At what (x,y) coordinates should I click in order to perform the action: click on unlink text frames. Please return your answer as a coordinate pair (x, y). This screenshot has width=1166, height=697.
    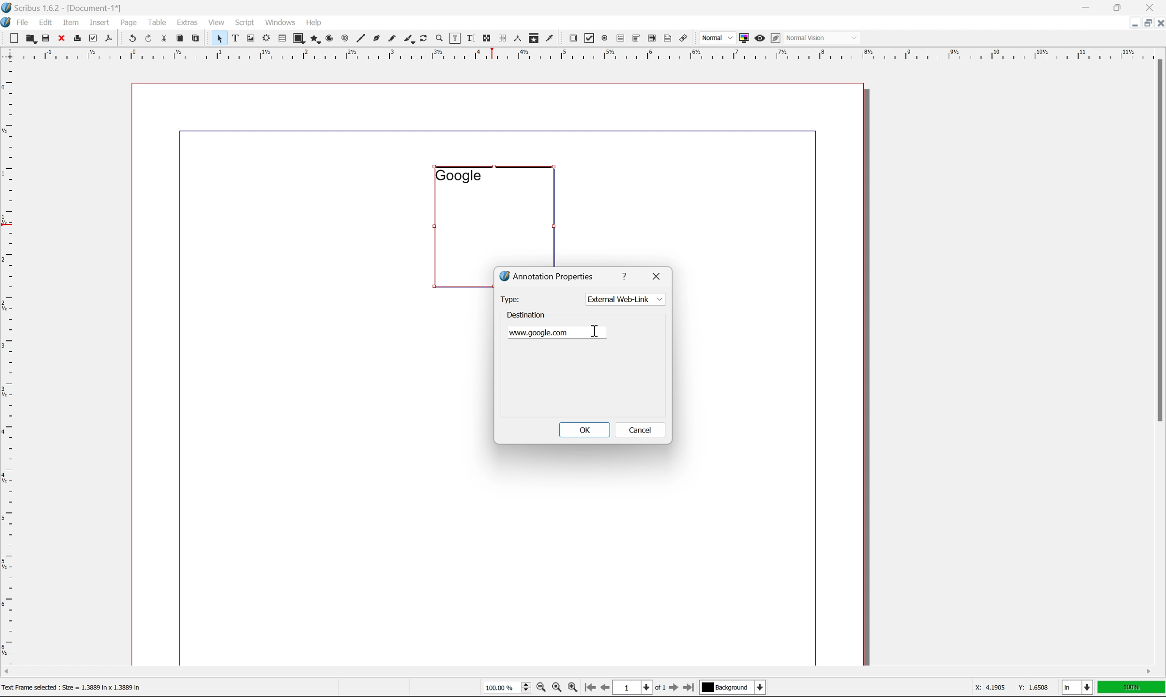
    Looking at the image, I should click on (501, 38).